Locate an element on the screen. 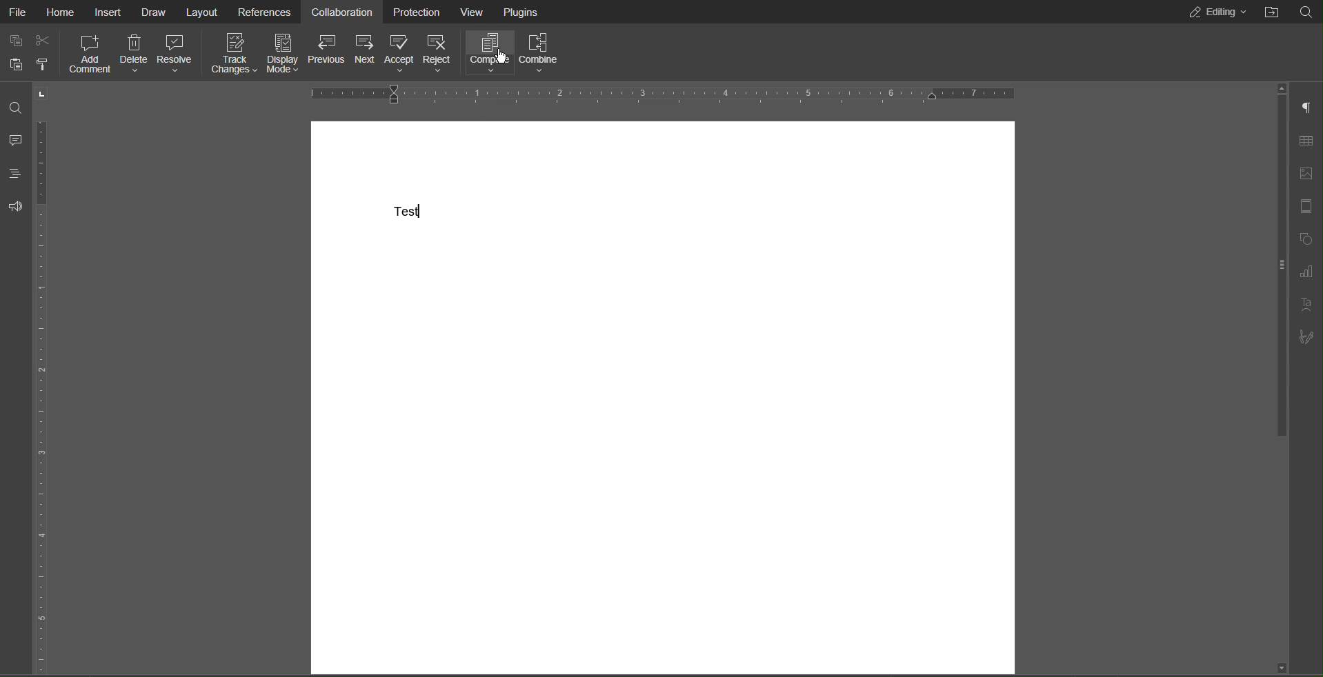 The width and height of the screenshot is (1323, 677). Combine is located at coordinates (540, 54).